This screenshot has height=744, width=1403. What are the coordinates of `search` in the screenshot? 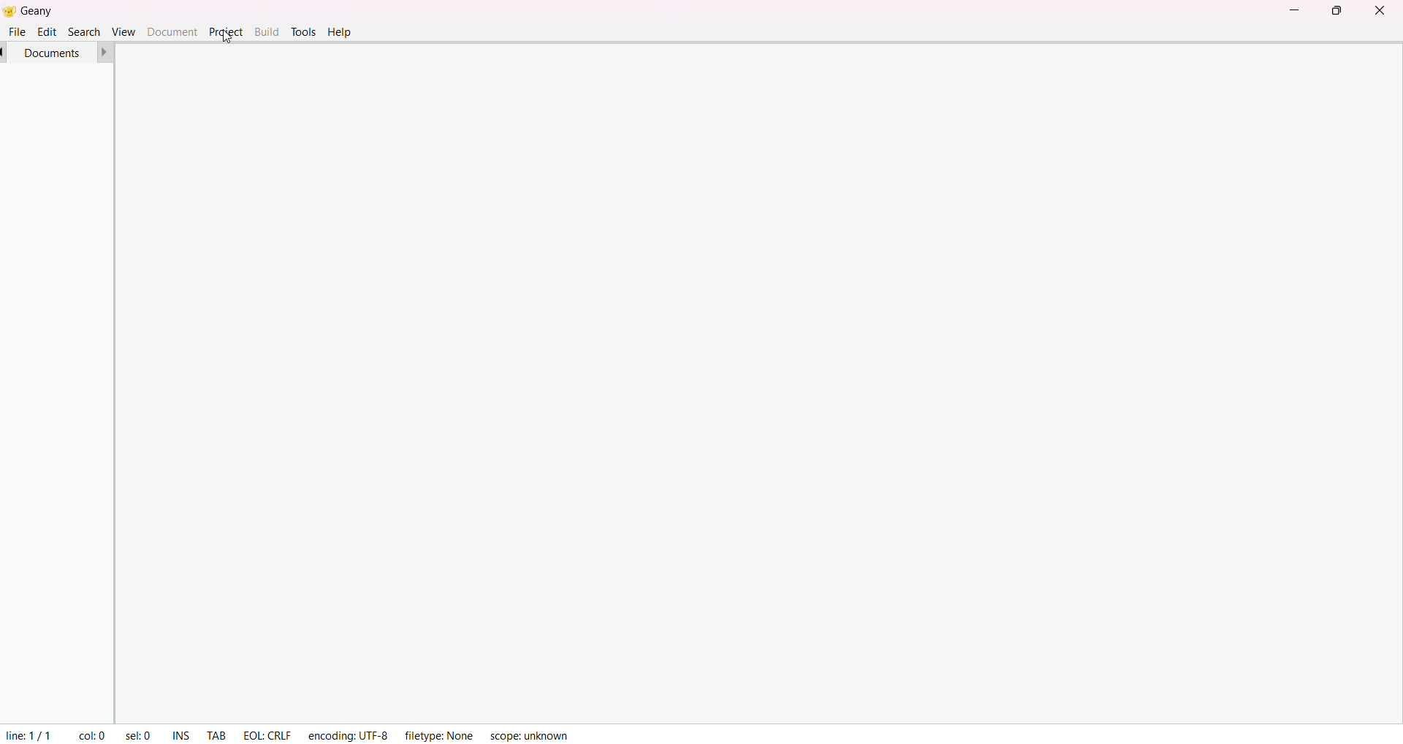 It's located at (83, 31).